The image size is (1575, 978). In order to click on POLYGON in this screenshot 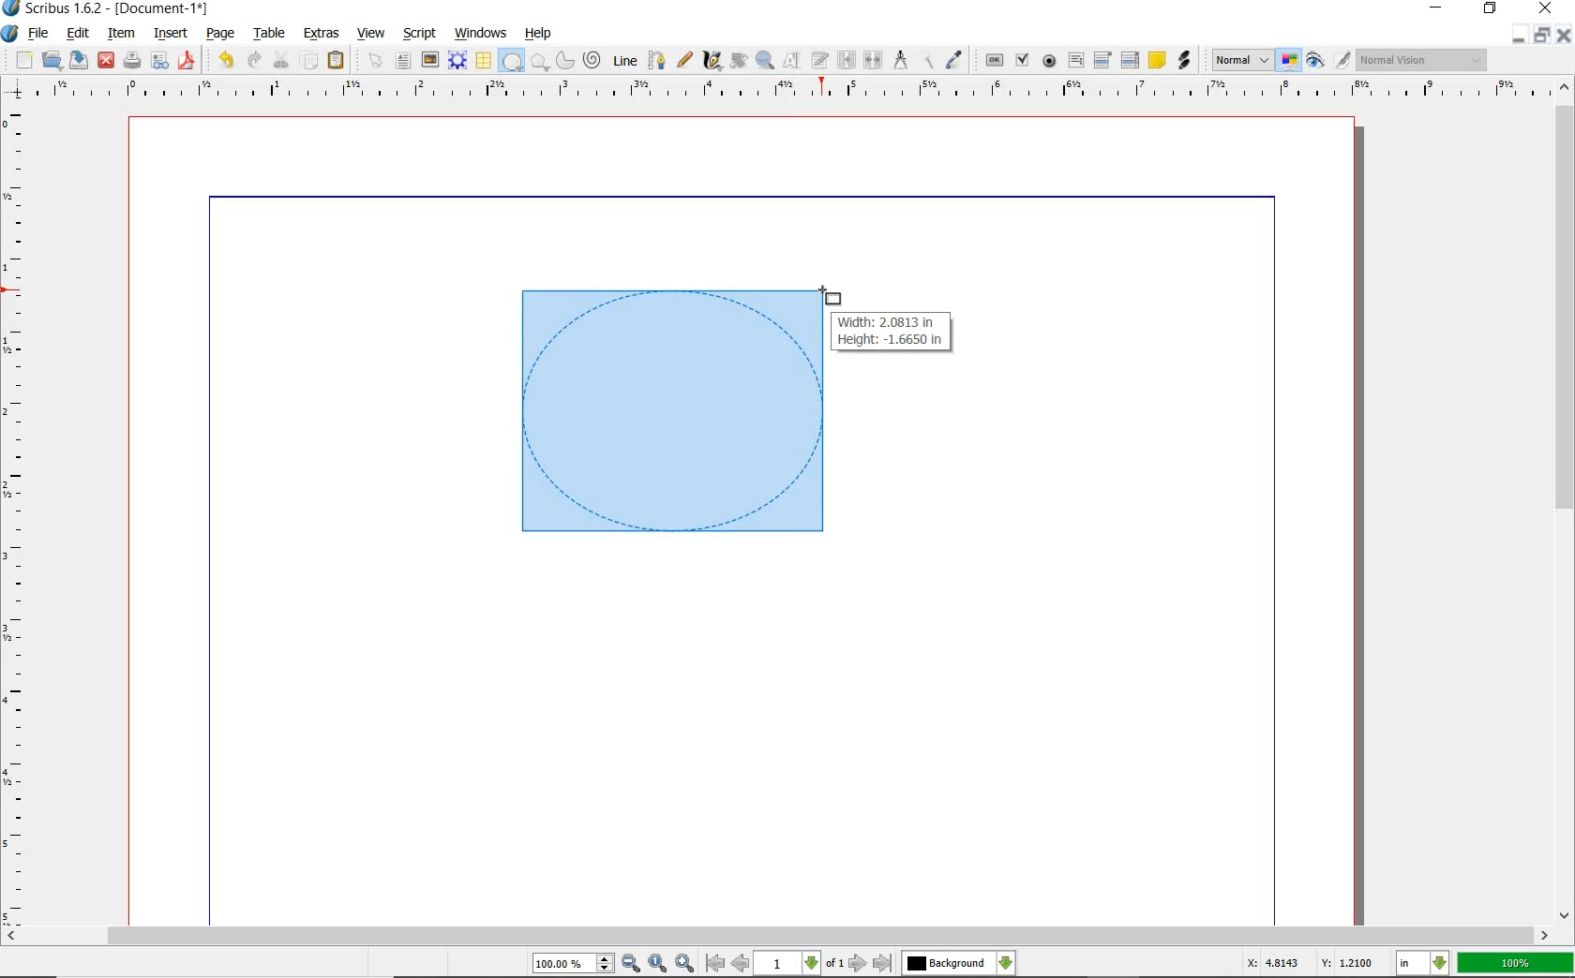, I will do `click(539, 62)`.